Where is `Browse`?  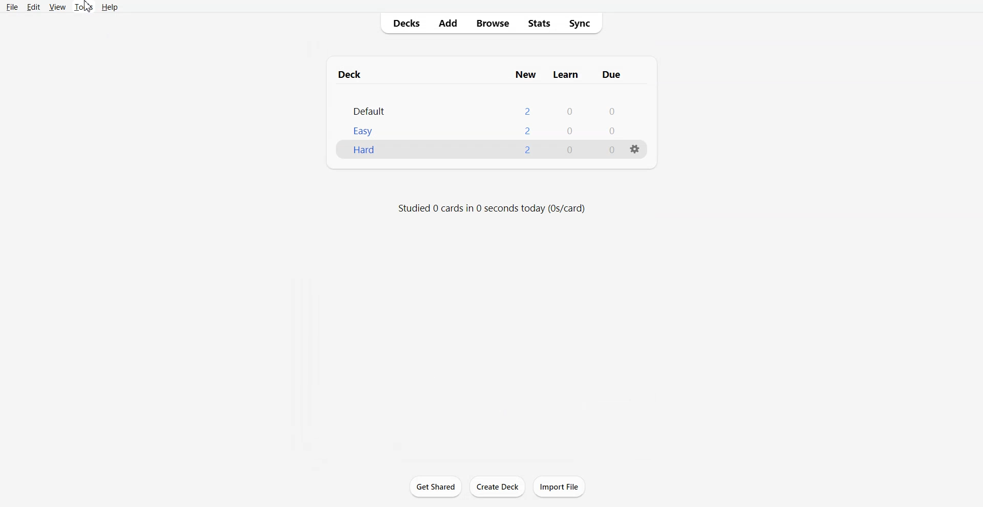 Browse is located at coordinates (494, 24).